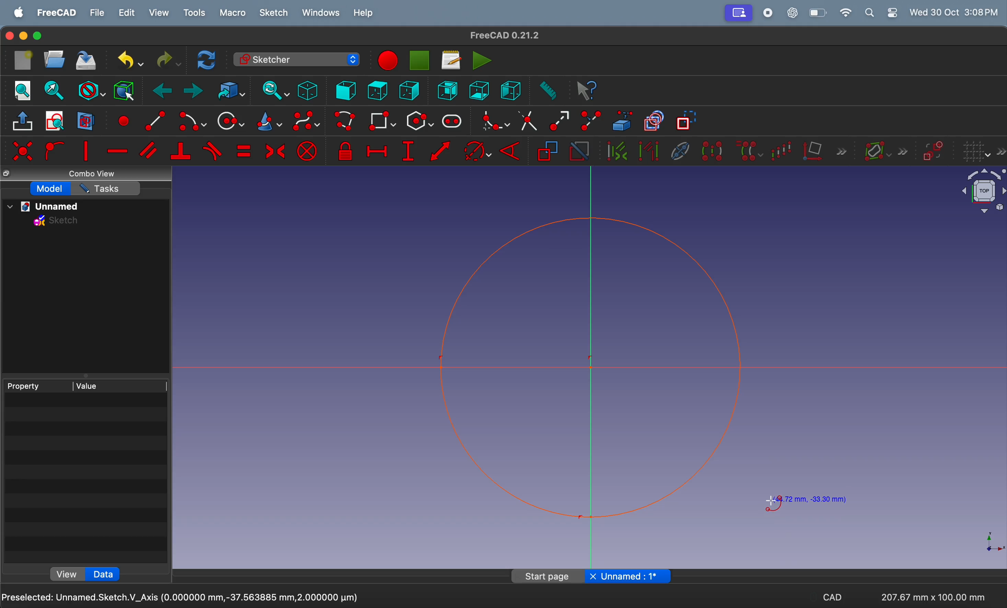 This screenshot has width=1007, height=608. Describe the element at coordinates (956, 11) in the screenshot. I see `Wed 30 Oct 3:07PM` at that location.